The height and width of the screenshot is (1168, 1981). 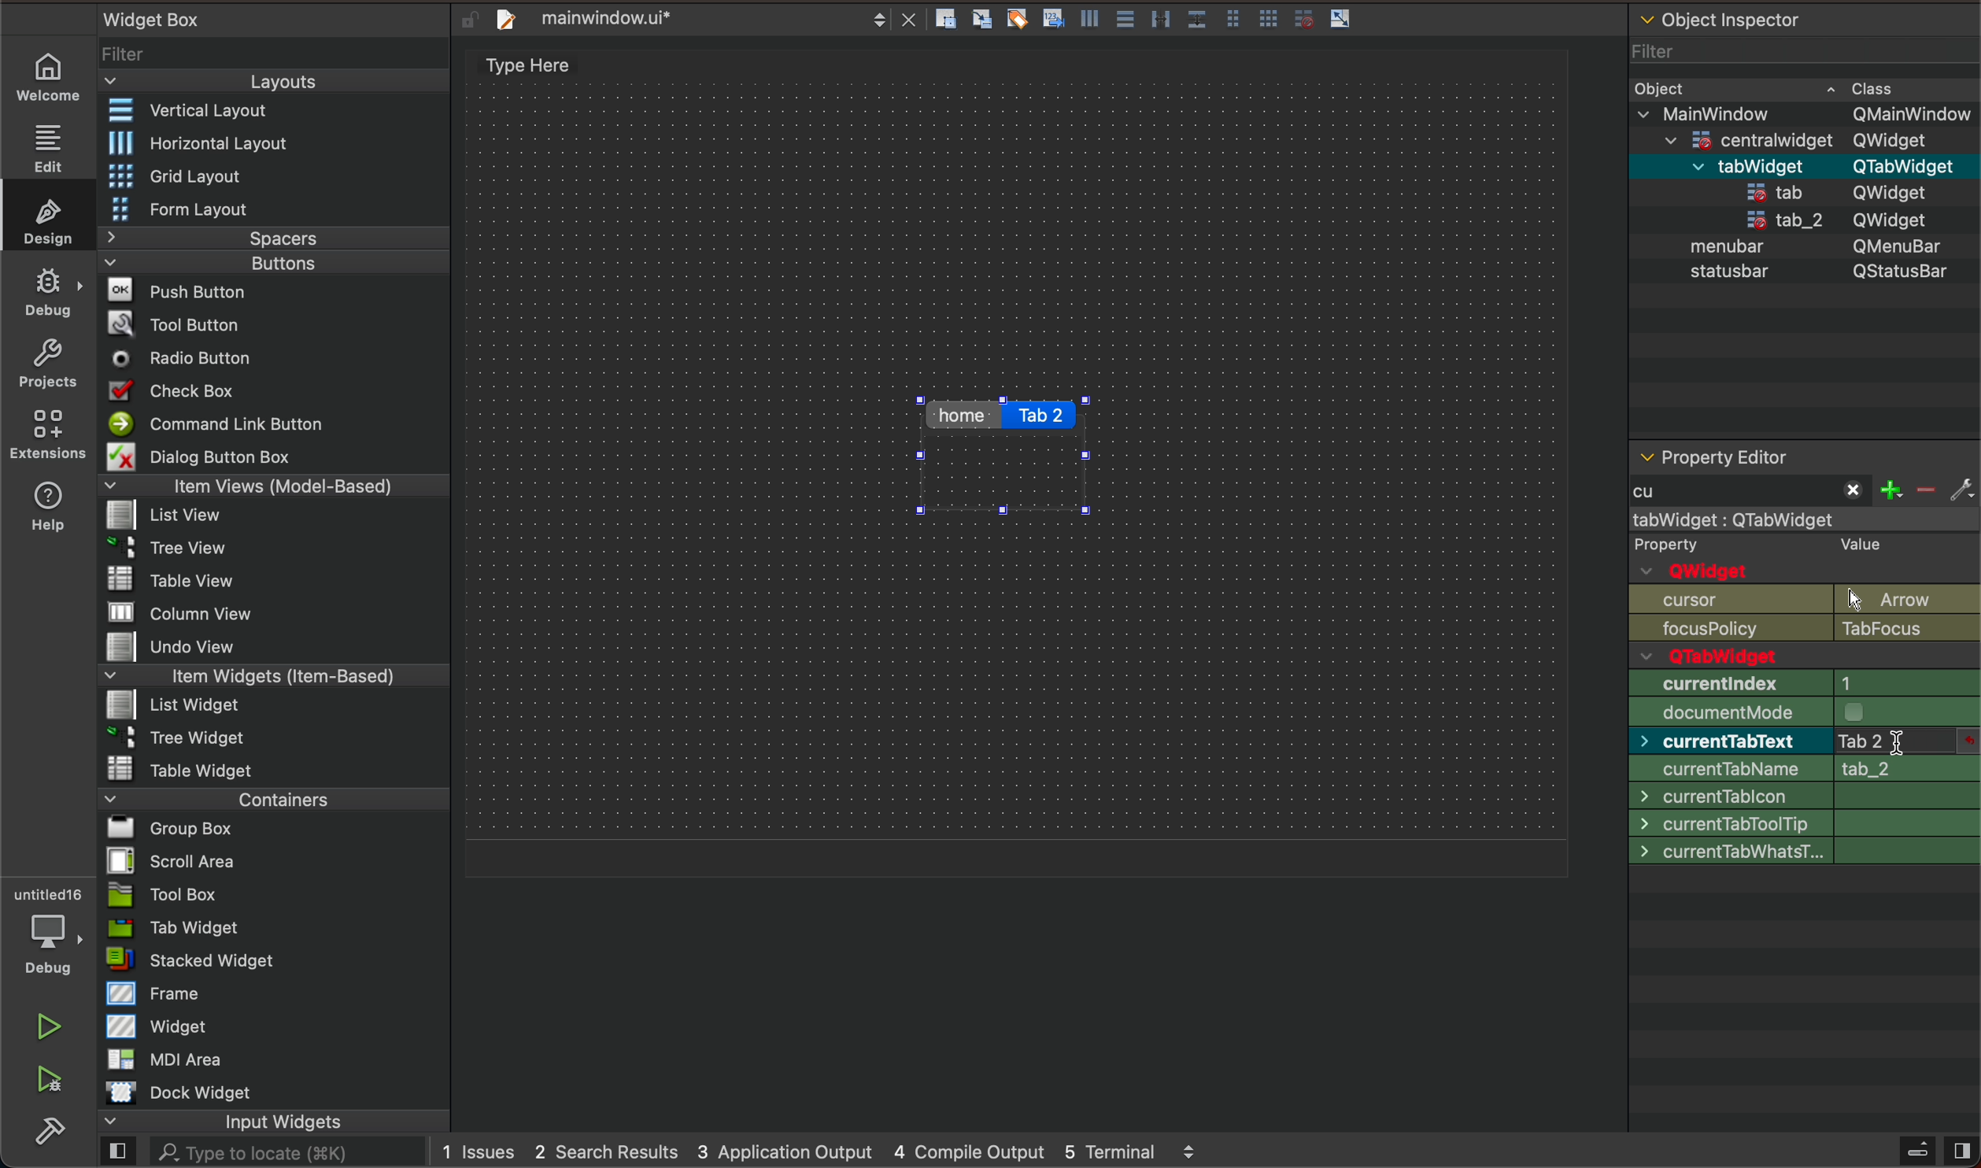 What do you see at coordinates (1865, 83) in the screenshot?
I see `~ Class` at bounding box center [1865, 83].